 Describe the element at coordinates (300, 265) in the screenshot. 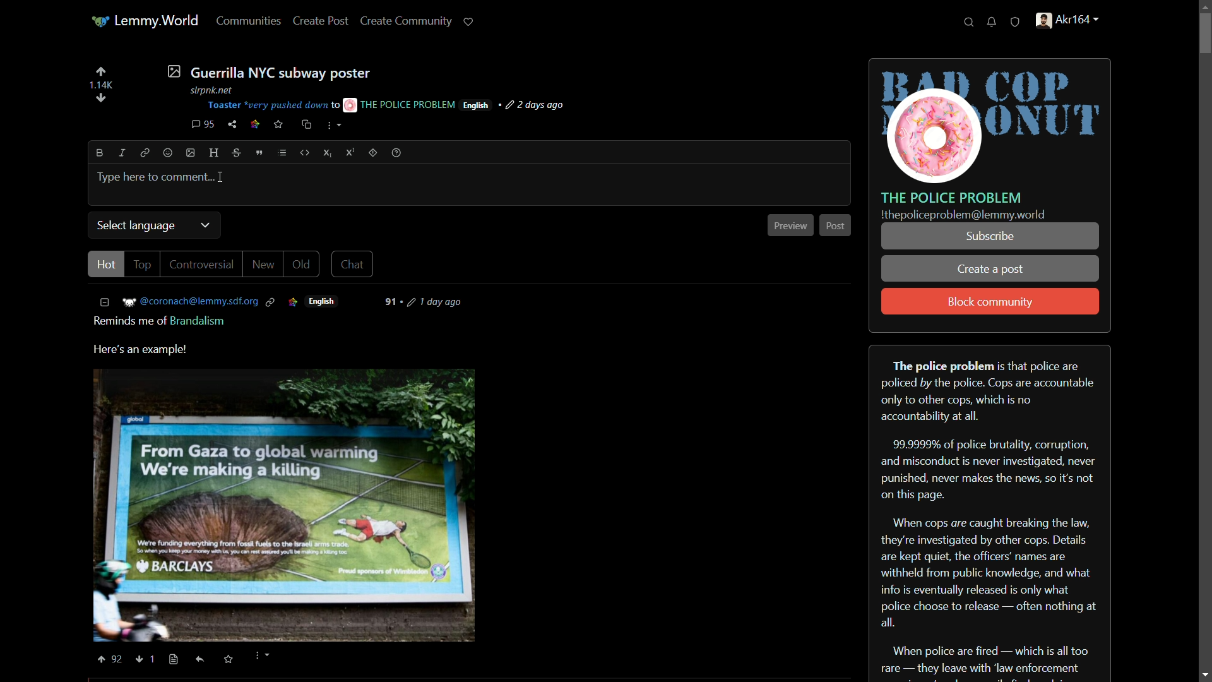

I see `old` at that location.